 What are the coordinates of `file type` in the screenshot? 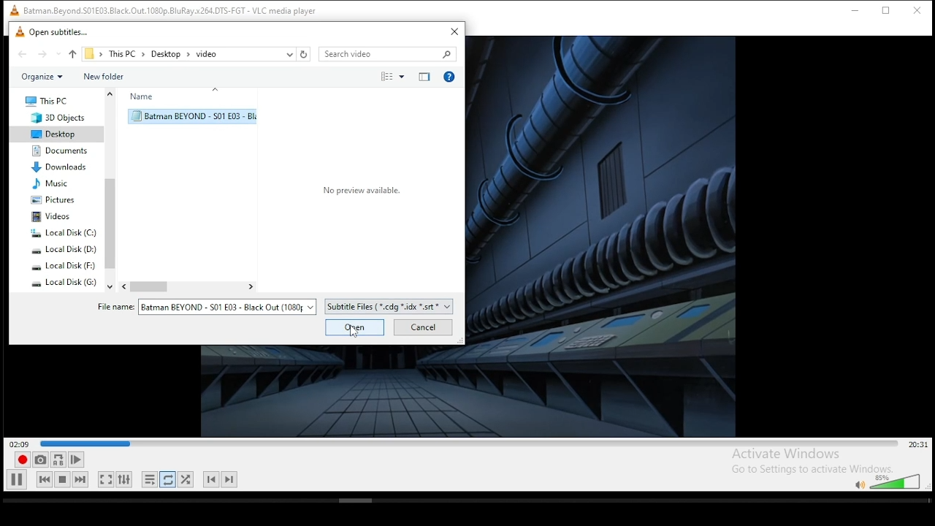 It's located at (389, 306).